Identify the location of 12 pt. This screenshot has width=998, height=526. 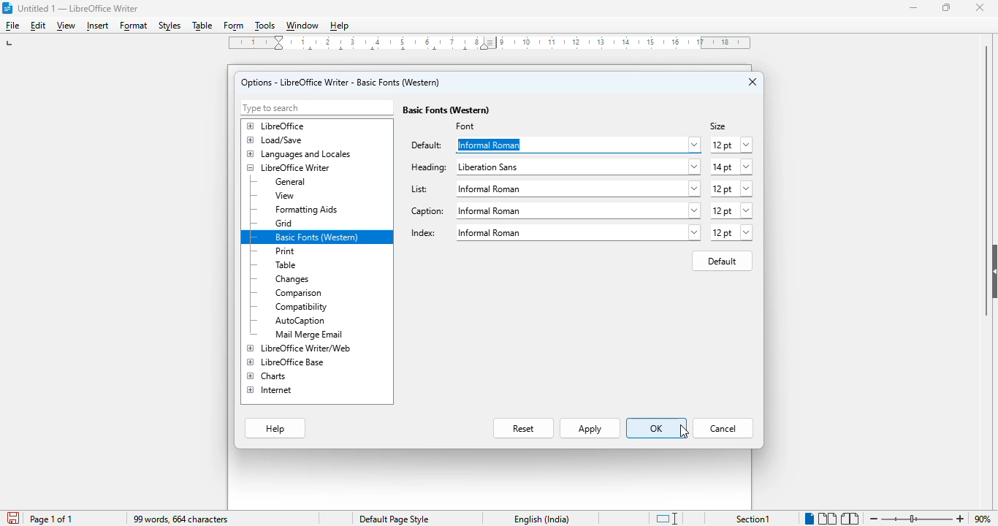
(731, 211).